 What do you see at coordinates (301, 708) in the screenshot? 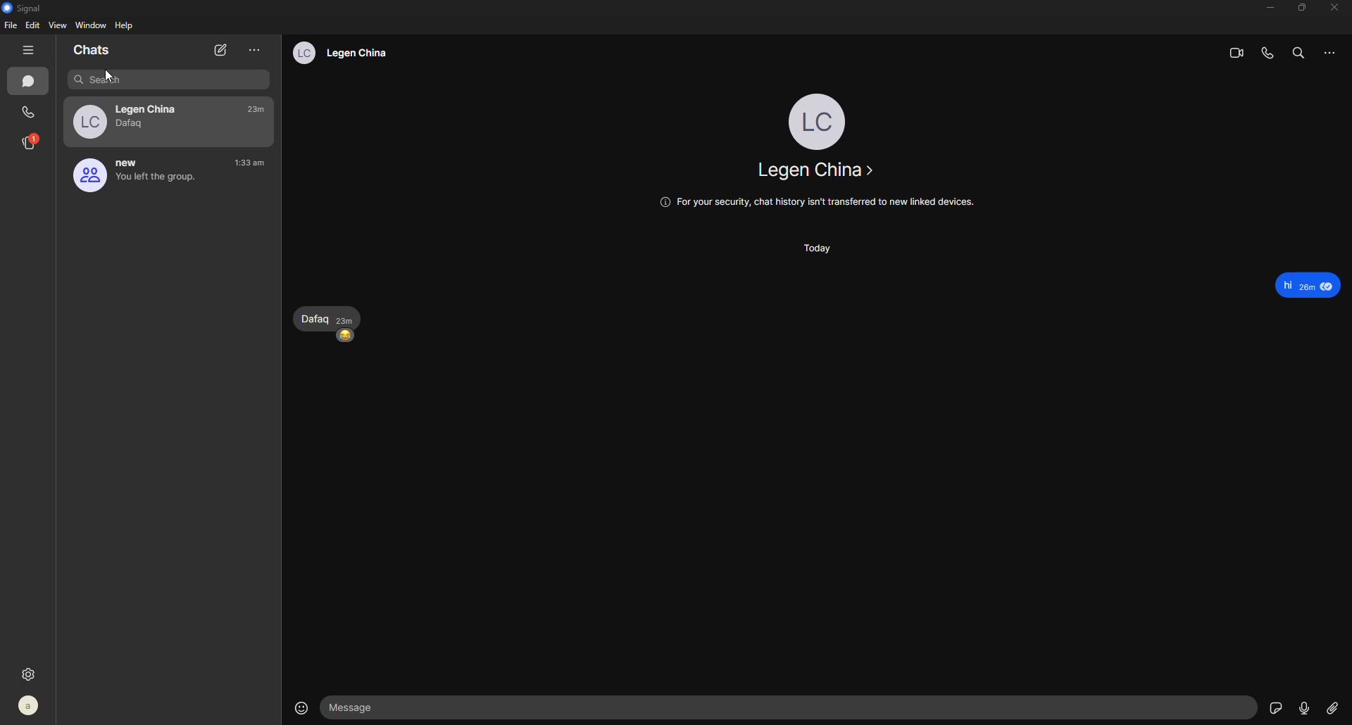
I see `emoji` at bounding box center [301, 708].